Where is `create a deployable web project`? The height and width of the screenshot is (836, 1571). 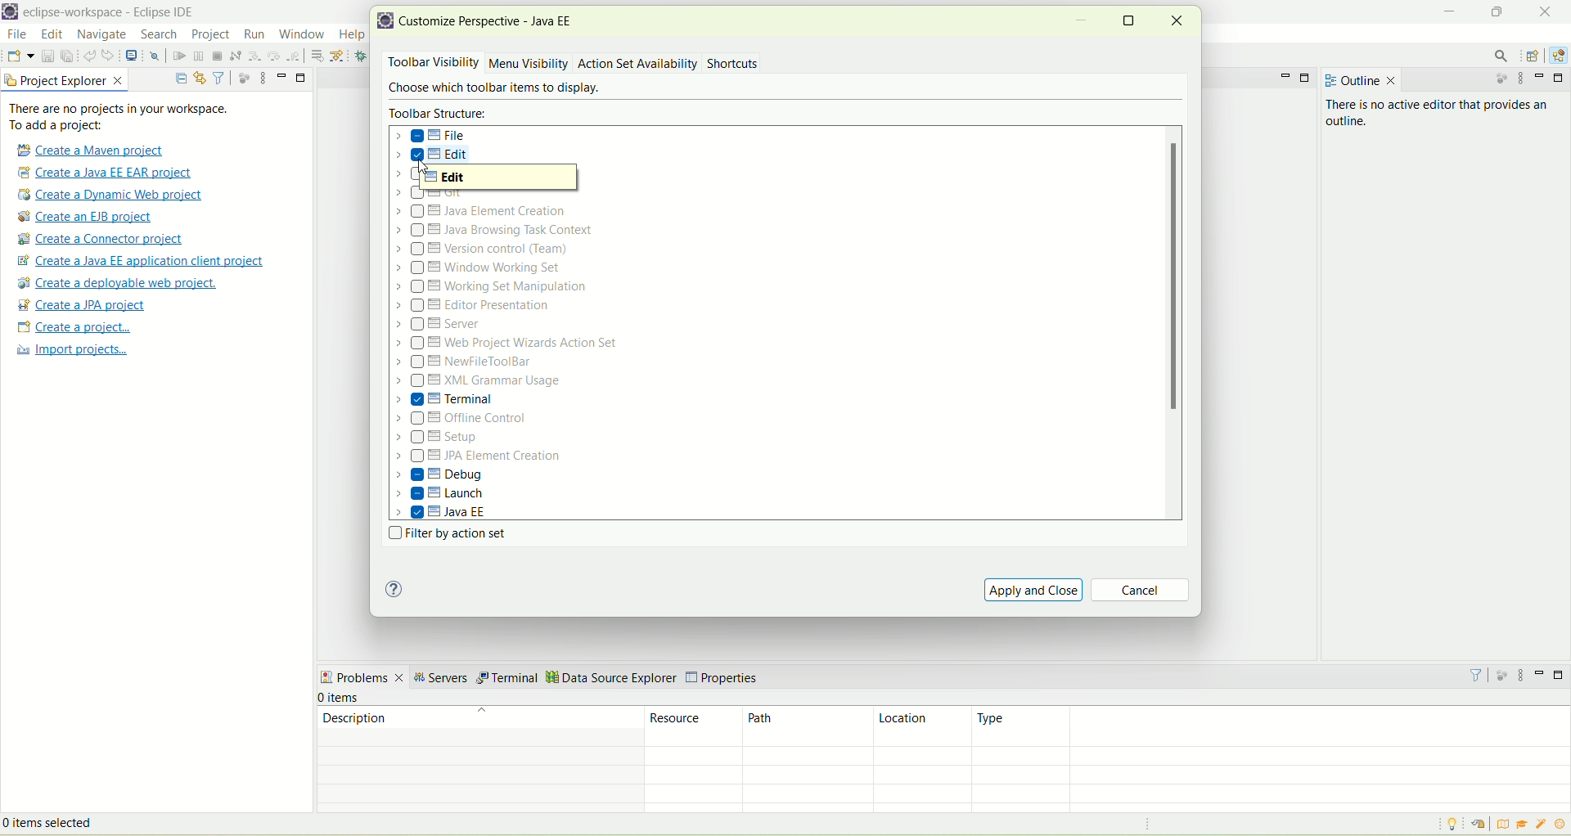 create a deployable web project is located at coordinates (115, 283).